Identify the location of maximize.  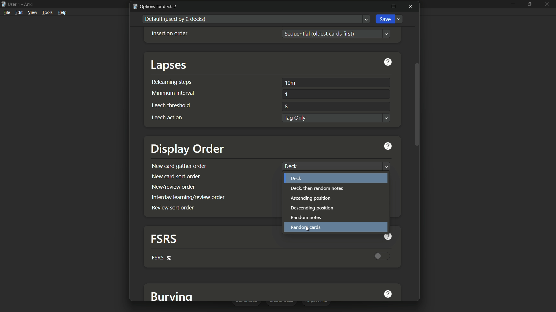
(394, 7).